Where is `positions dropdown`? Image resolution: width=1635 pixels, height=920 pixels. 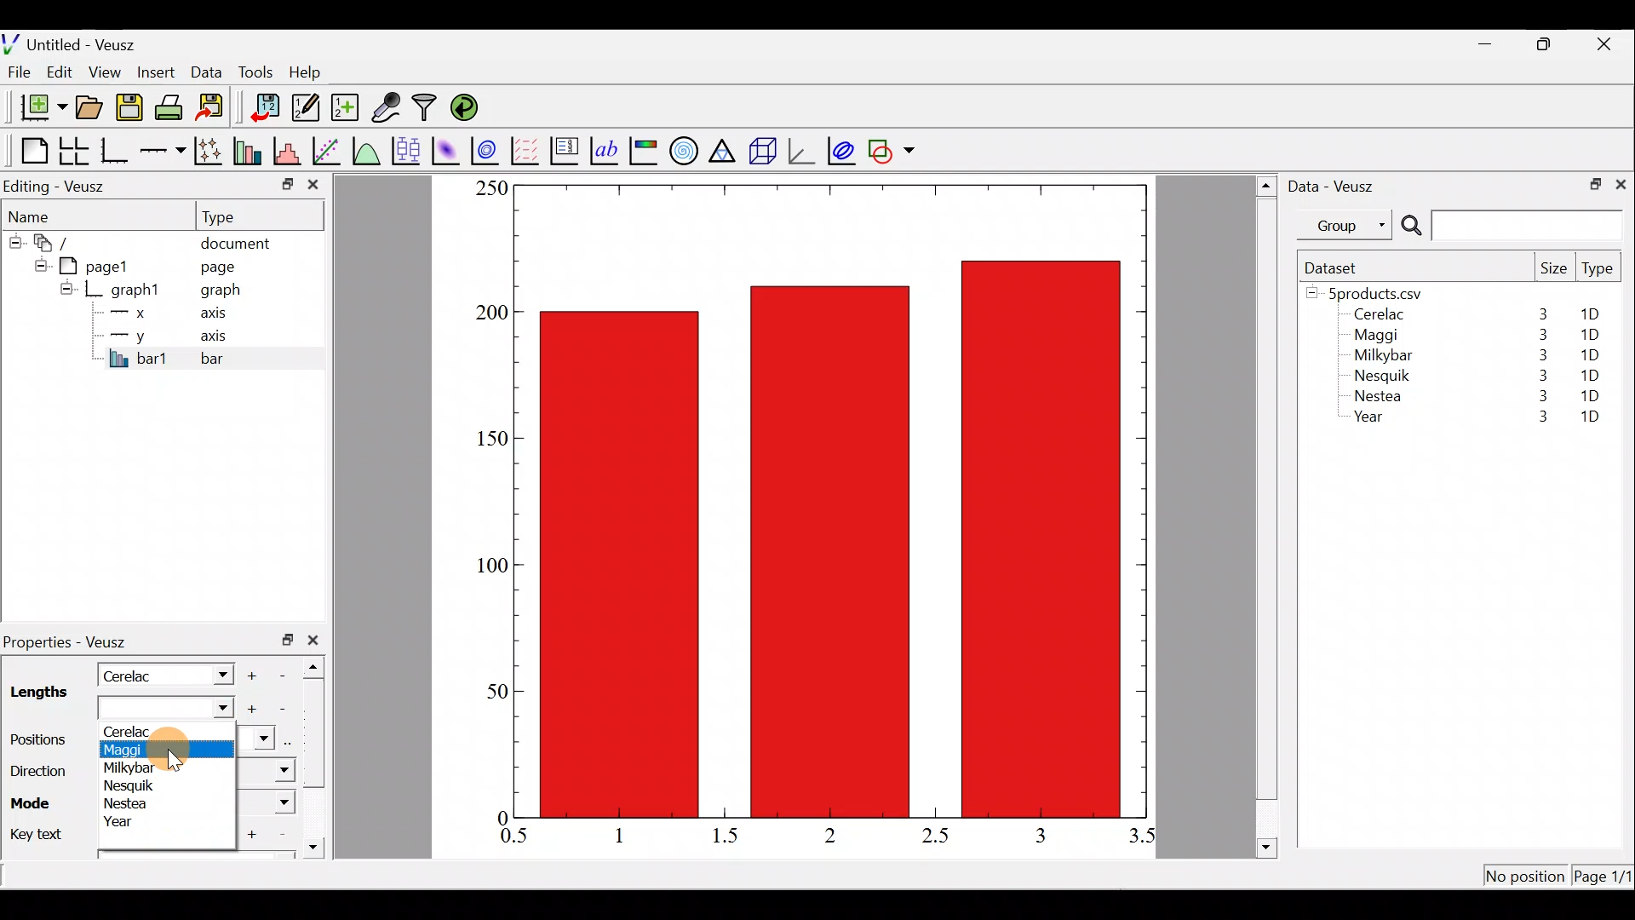
positions dropdown is located at coordinates (256, 740).